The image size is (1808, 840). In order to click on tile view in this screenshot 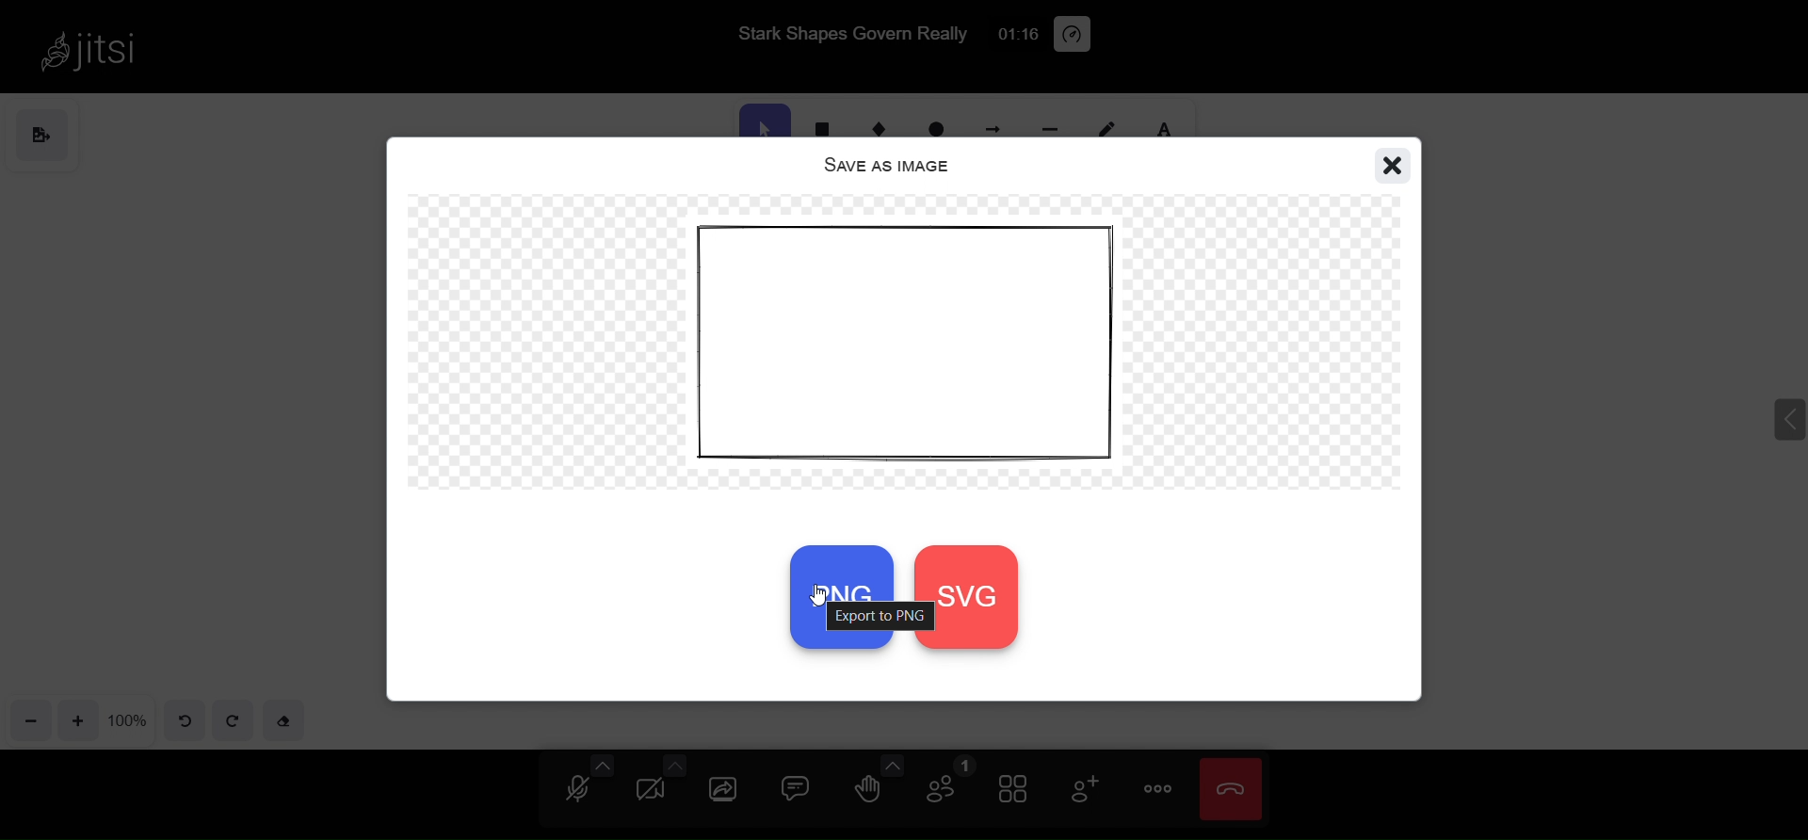, I will do `click(1013, 791)`.